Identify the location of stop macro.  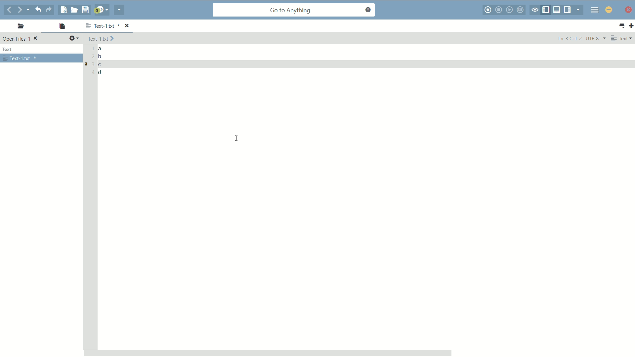
(500, 10).